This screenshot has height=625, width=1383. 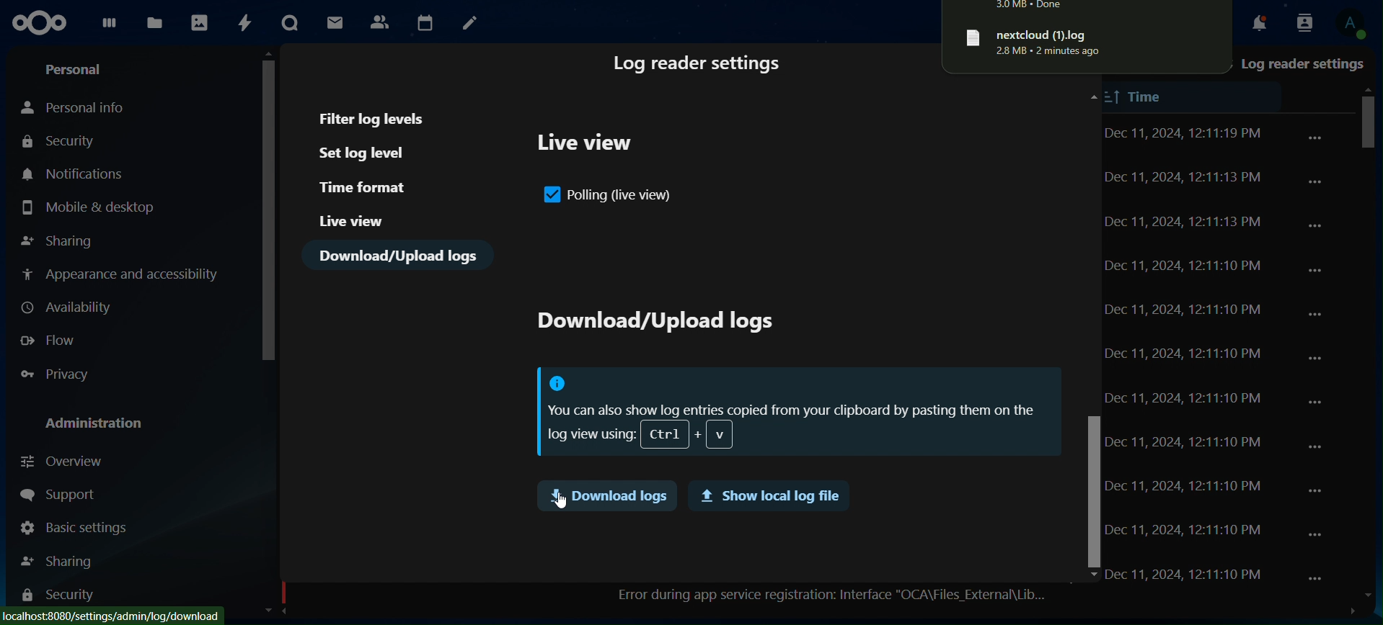 What do you see at coordinates (1317, 361) in the screenshot?
I see `...` at bounding box center [1317, 361].